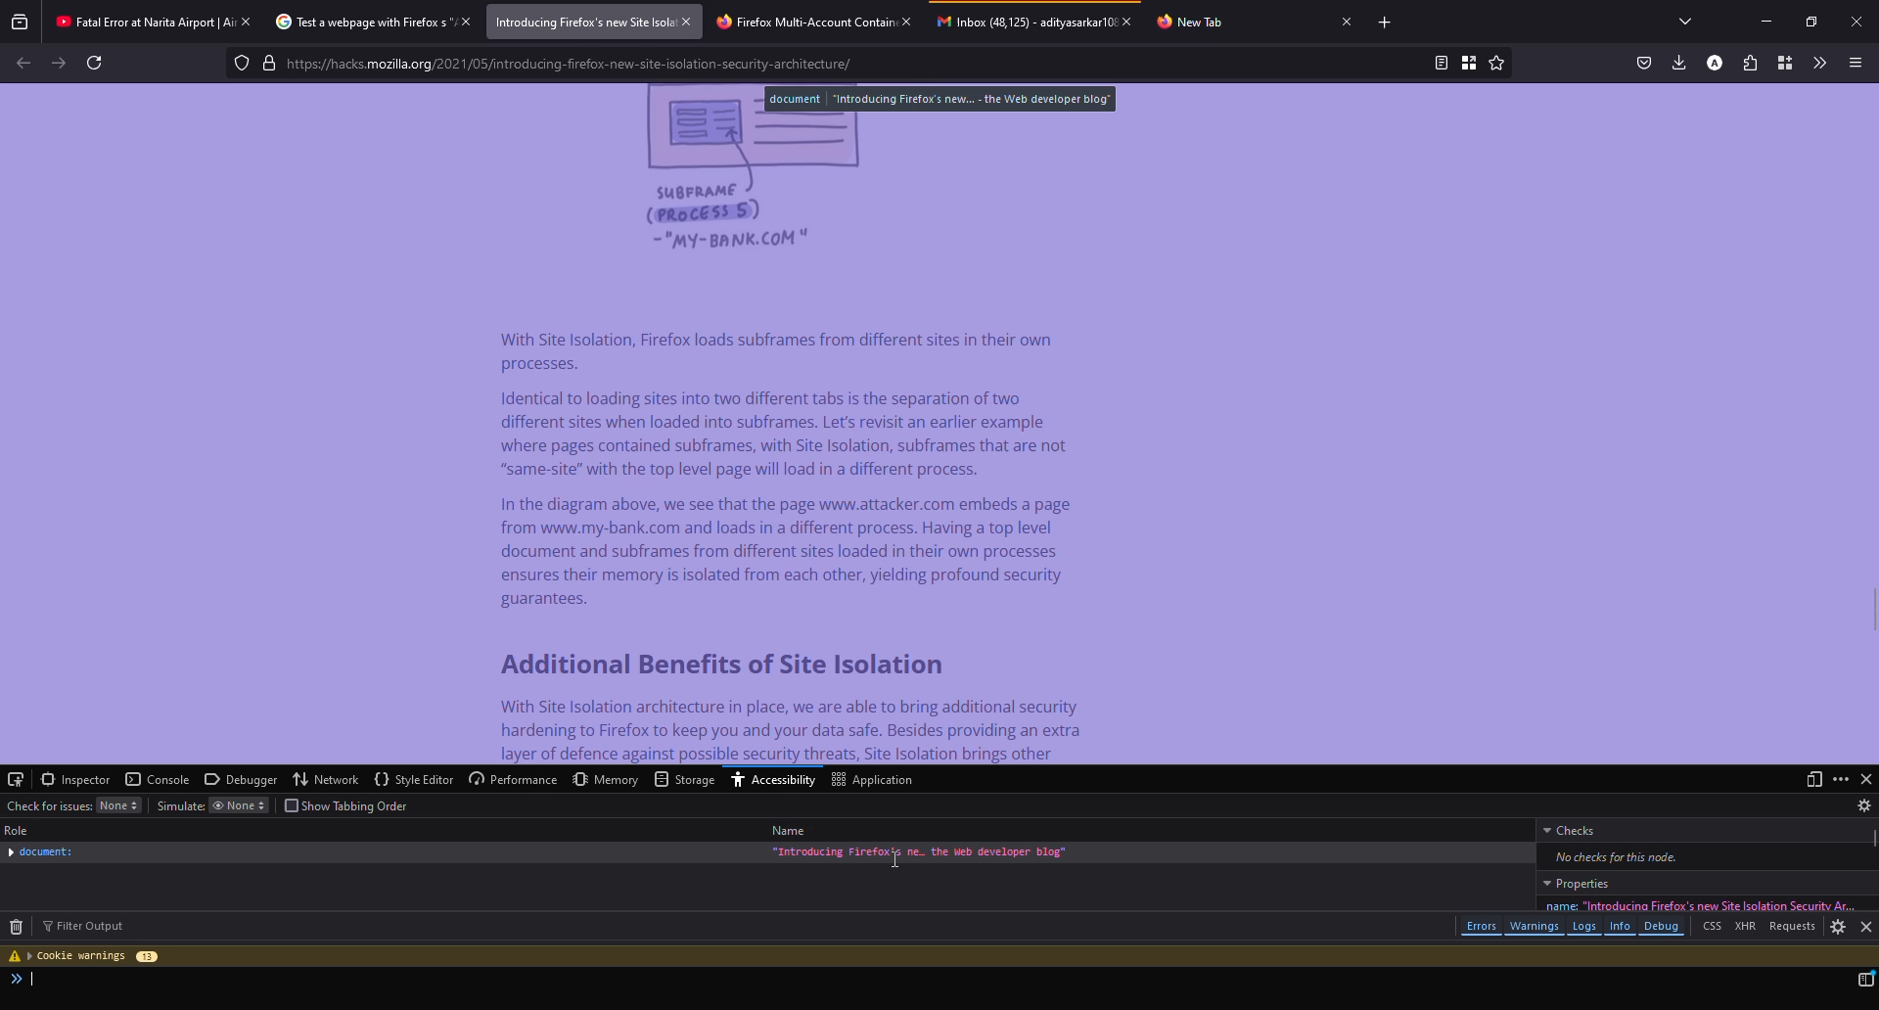  Describe the element at coordinates (118, 805) in the screenshot. I see `none` at that location.